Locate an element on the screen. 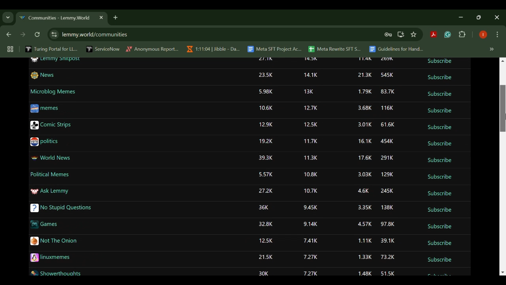  Close Tab is located at coordinates (100, 17).